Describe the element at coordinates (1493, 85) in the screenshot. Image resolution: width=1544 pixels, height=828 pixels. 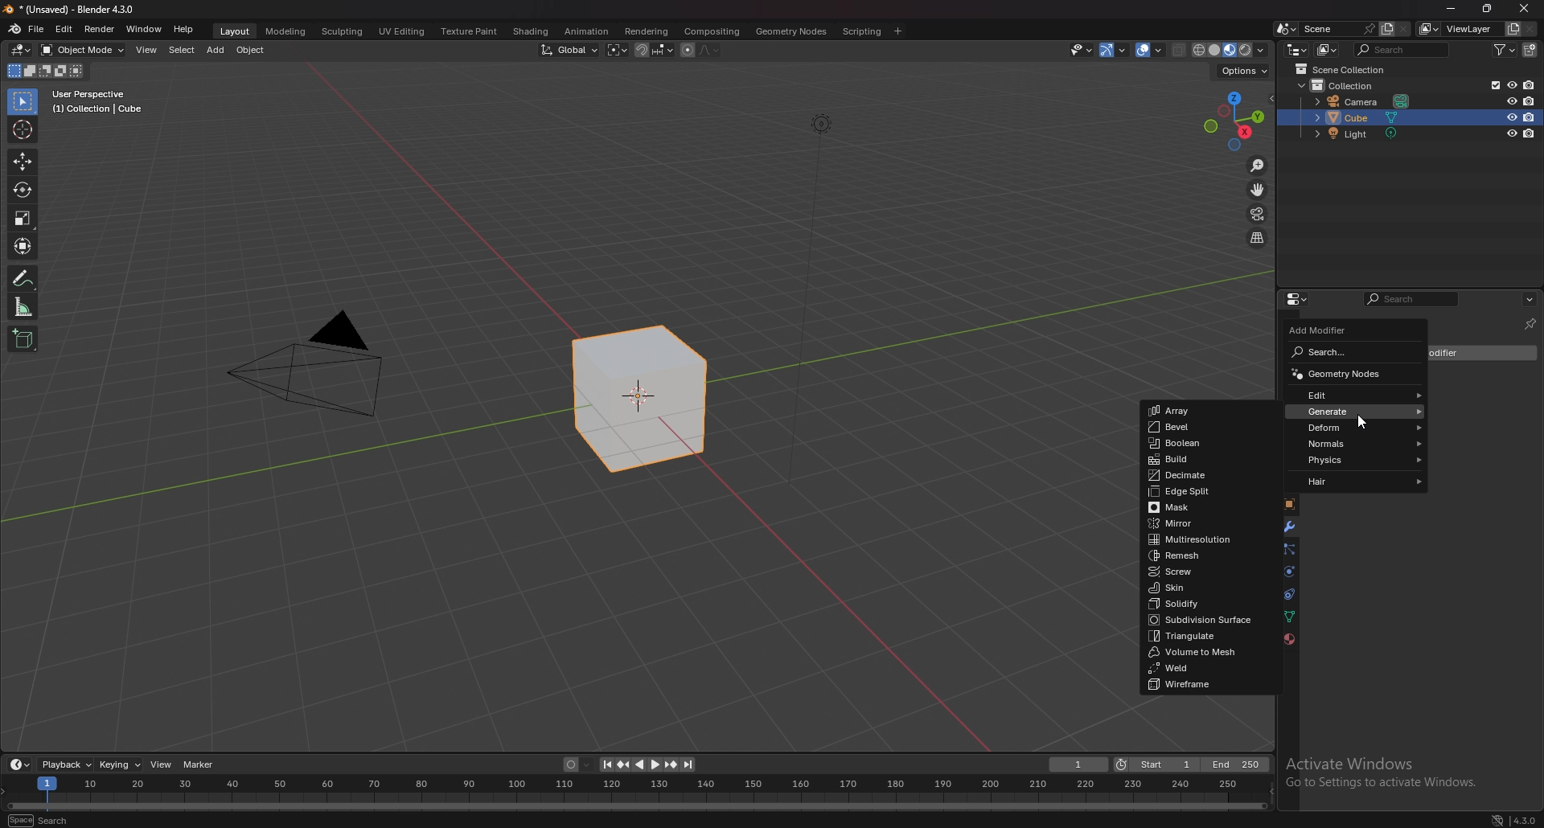
I see `exclude from view layer` at that location.